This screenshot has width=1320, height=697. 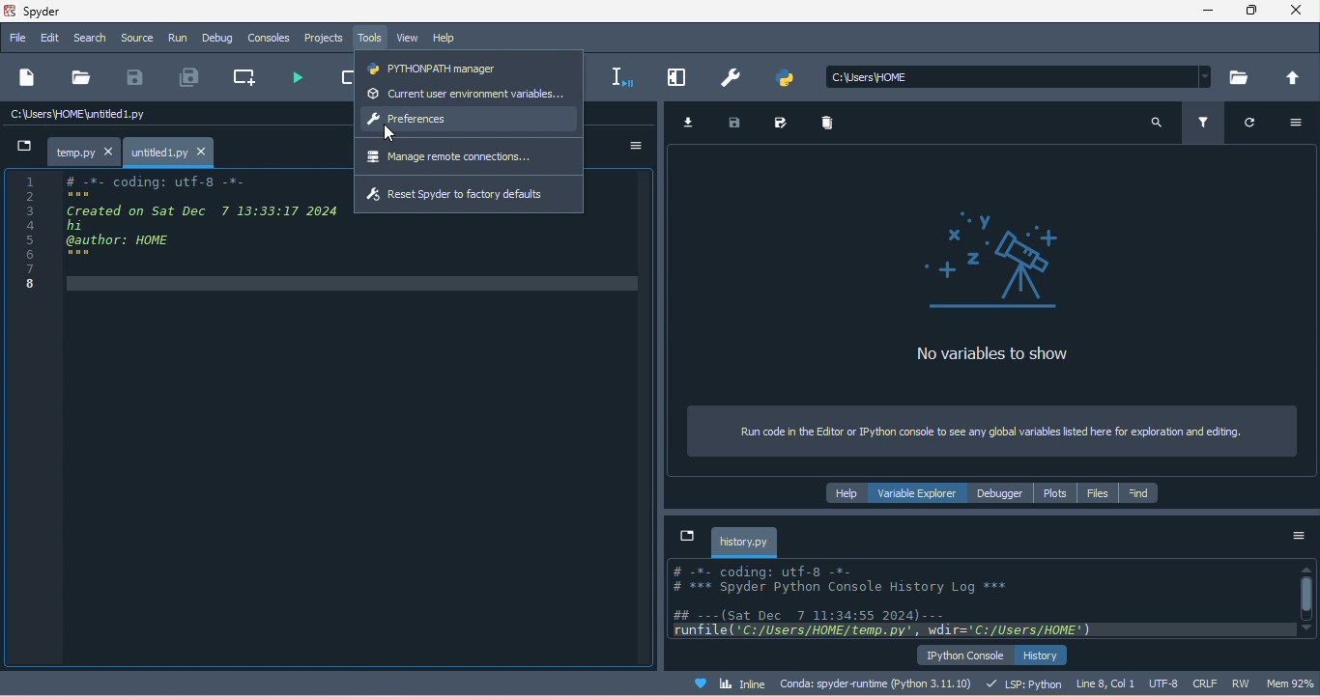 I want to click on c\users\home\untitled1, so click(x=111, y=117).